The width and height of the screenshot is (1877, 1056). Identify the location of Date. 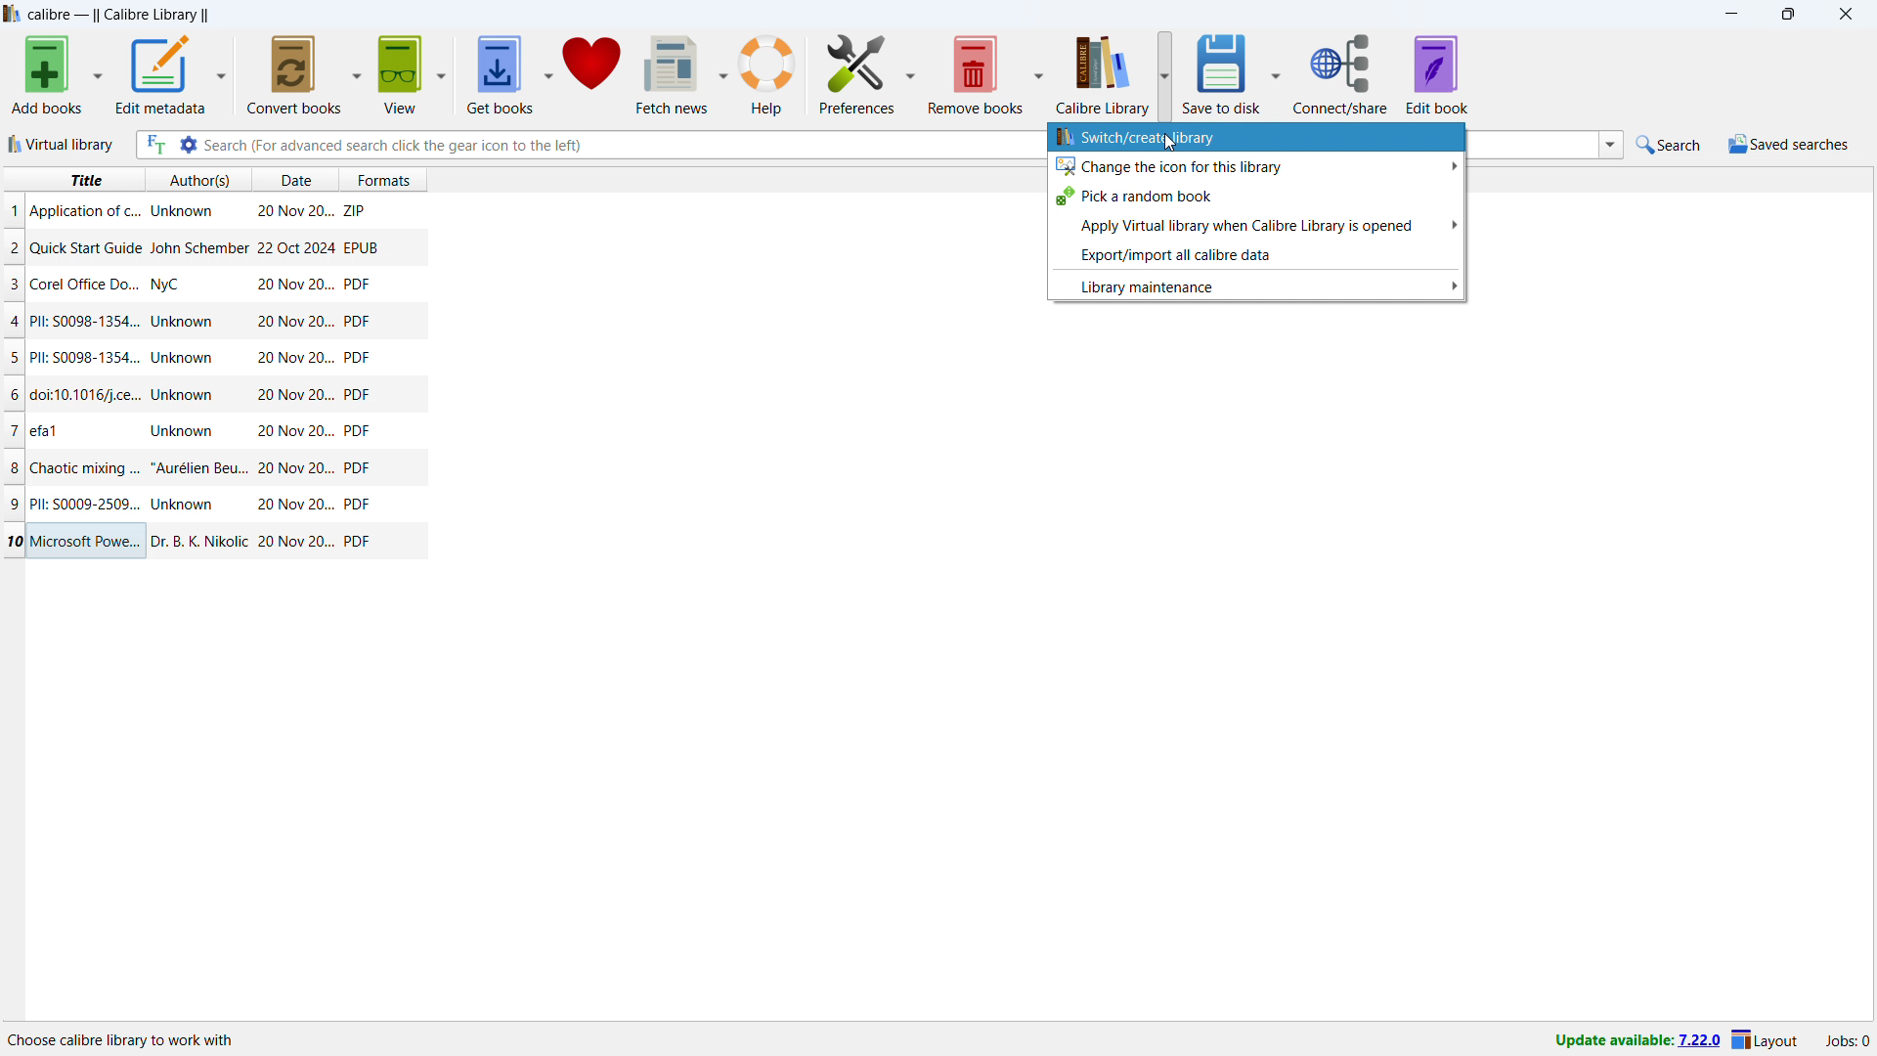
(295, 358).